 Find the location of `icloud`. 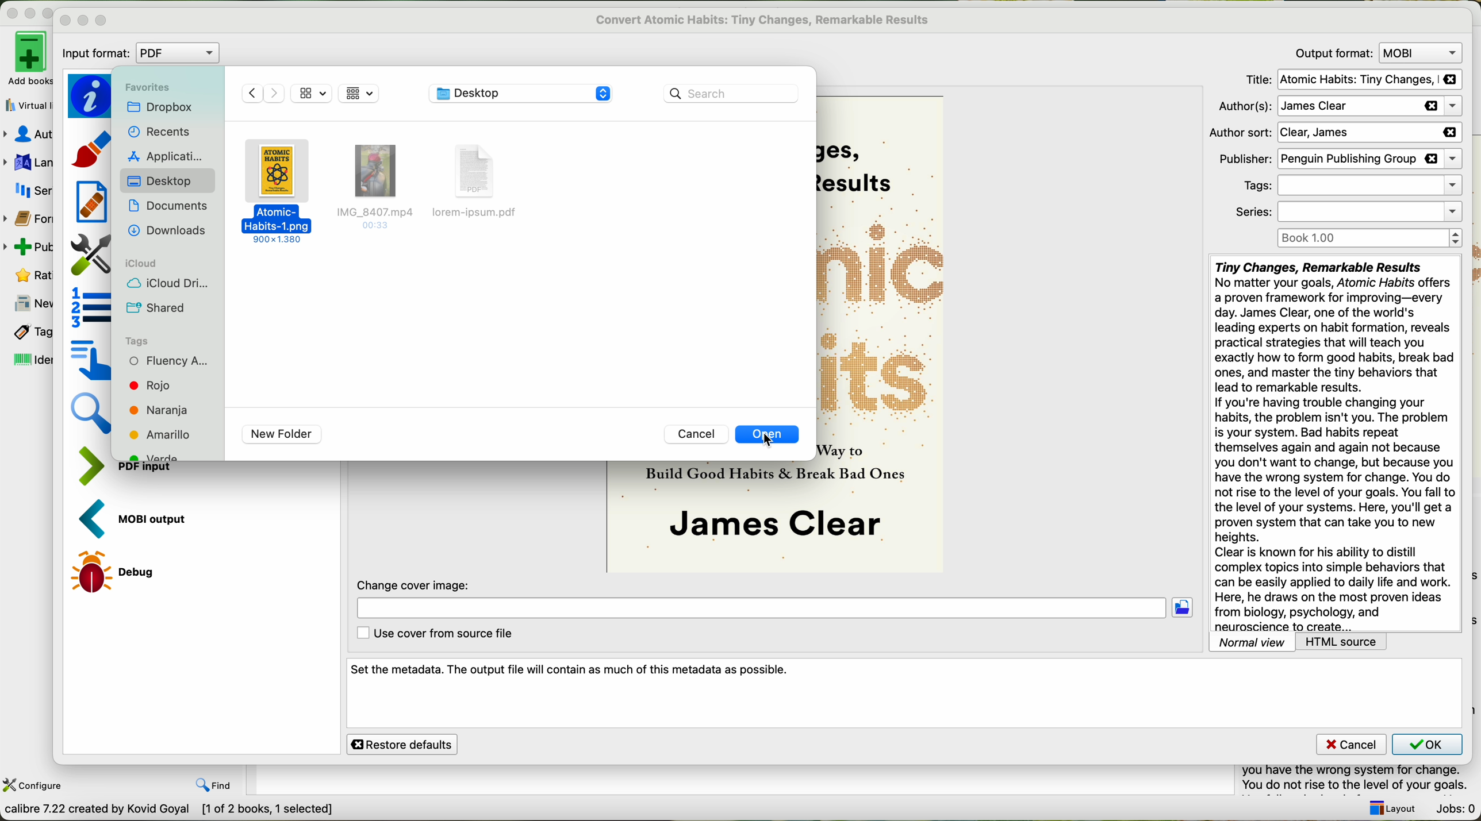

icloud is located at coordinates (144, 263).